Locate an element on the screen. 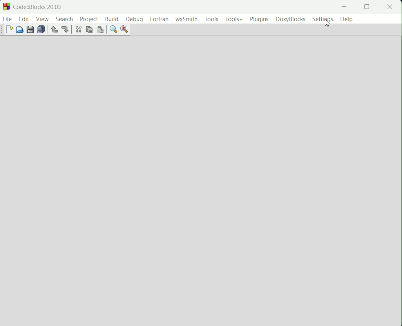 The width and height of the screenshot is (402, 326). doxyblocks is located at coordinates (291, 20).